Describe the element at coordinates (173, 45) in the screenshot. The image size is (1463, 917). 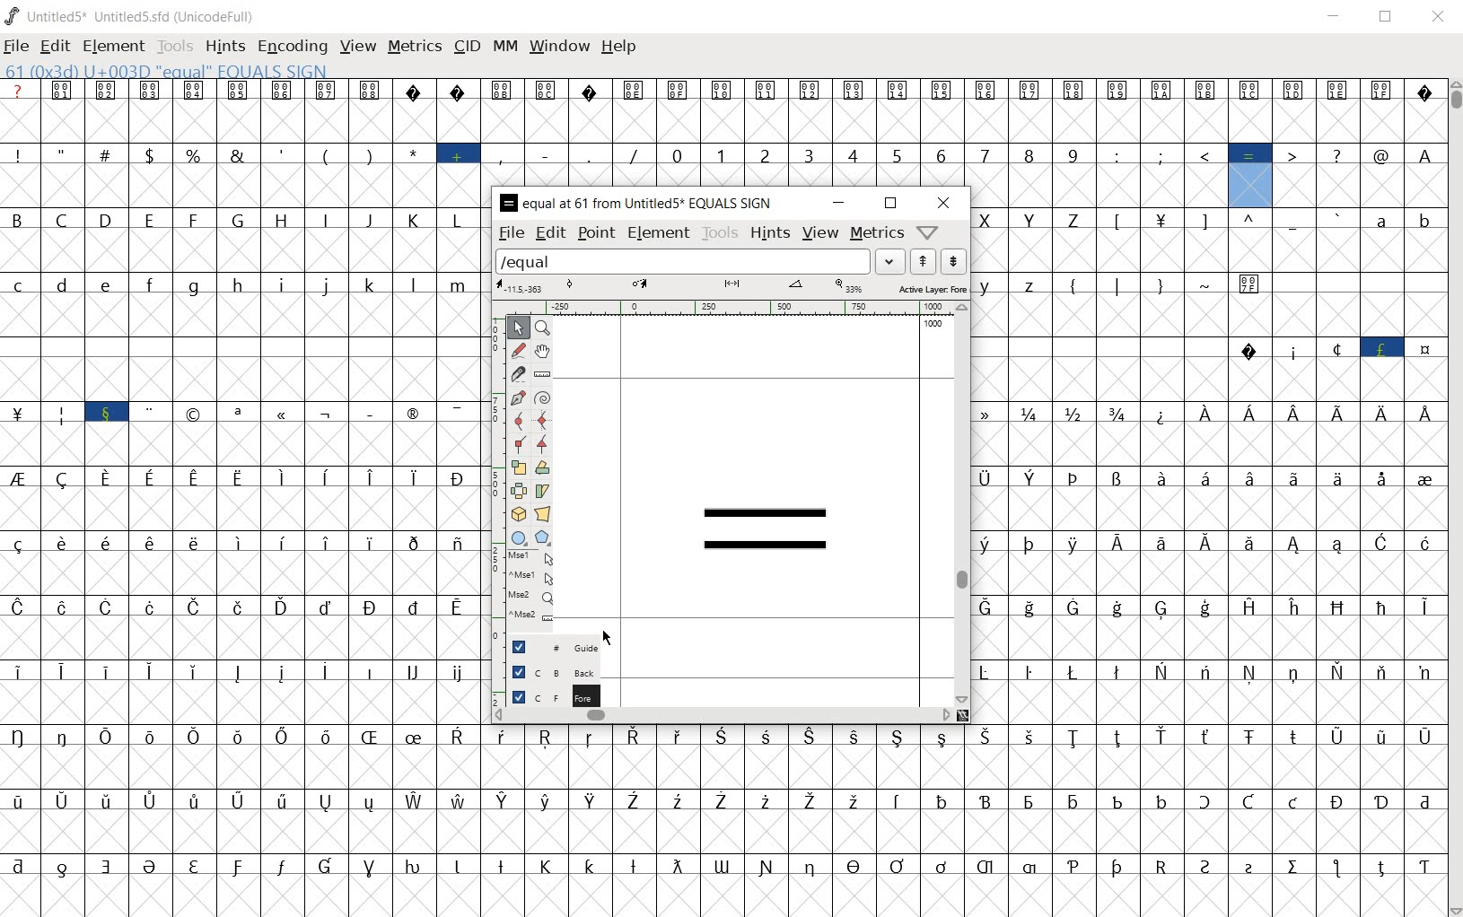
I see `tools` at that location.